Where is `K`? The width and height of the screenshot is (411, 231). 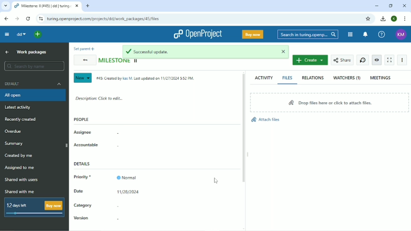 K is located at coordinates (394, 19).